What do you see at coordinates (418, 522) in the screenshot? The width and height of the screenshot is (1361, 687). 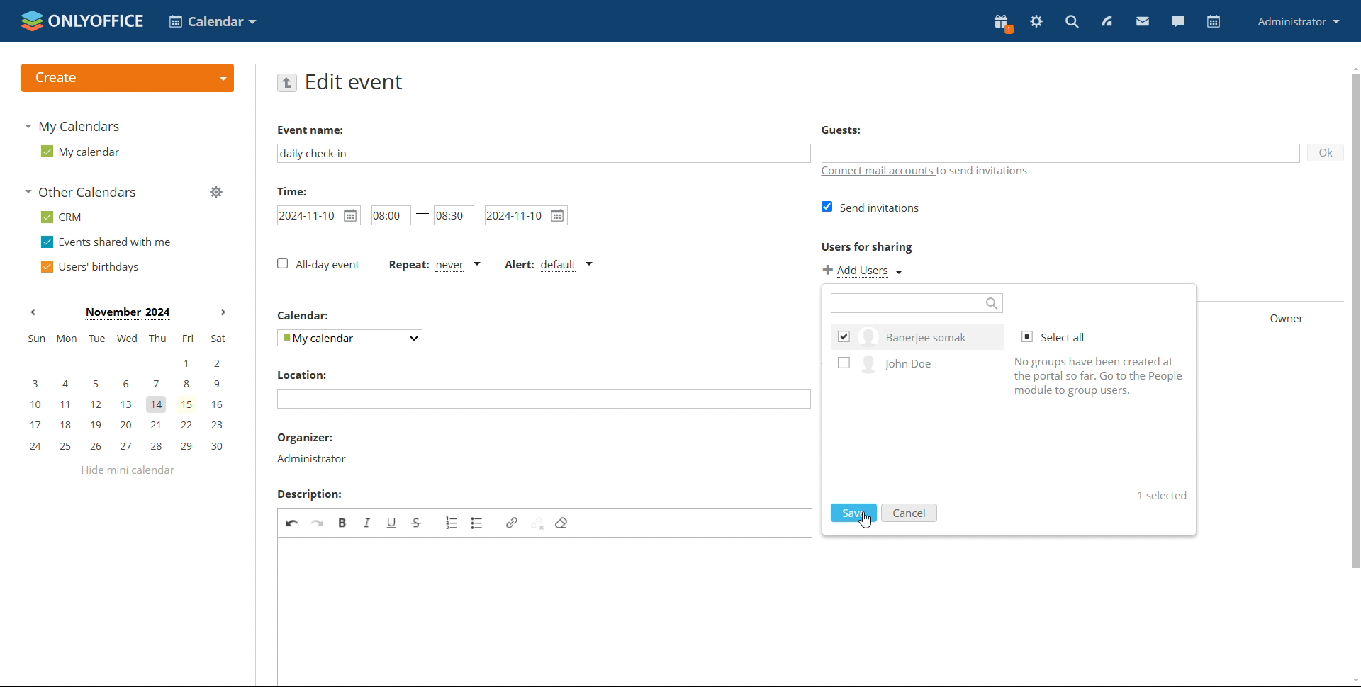 I see `strike through` at bounding box center [418, 522].